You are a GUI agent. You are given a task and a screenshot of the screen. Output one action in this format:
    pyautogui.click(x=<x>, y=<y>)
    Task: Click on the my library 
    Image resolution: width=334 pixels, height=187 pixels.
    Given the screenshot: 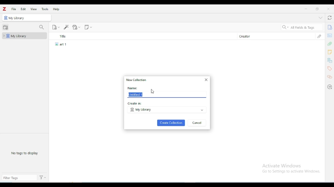 What is the action you would take?
    pyautogui.click(x=166, y=110)
    